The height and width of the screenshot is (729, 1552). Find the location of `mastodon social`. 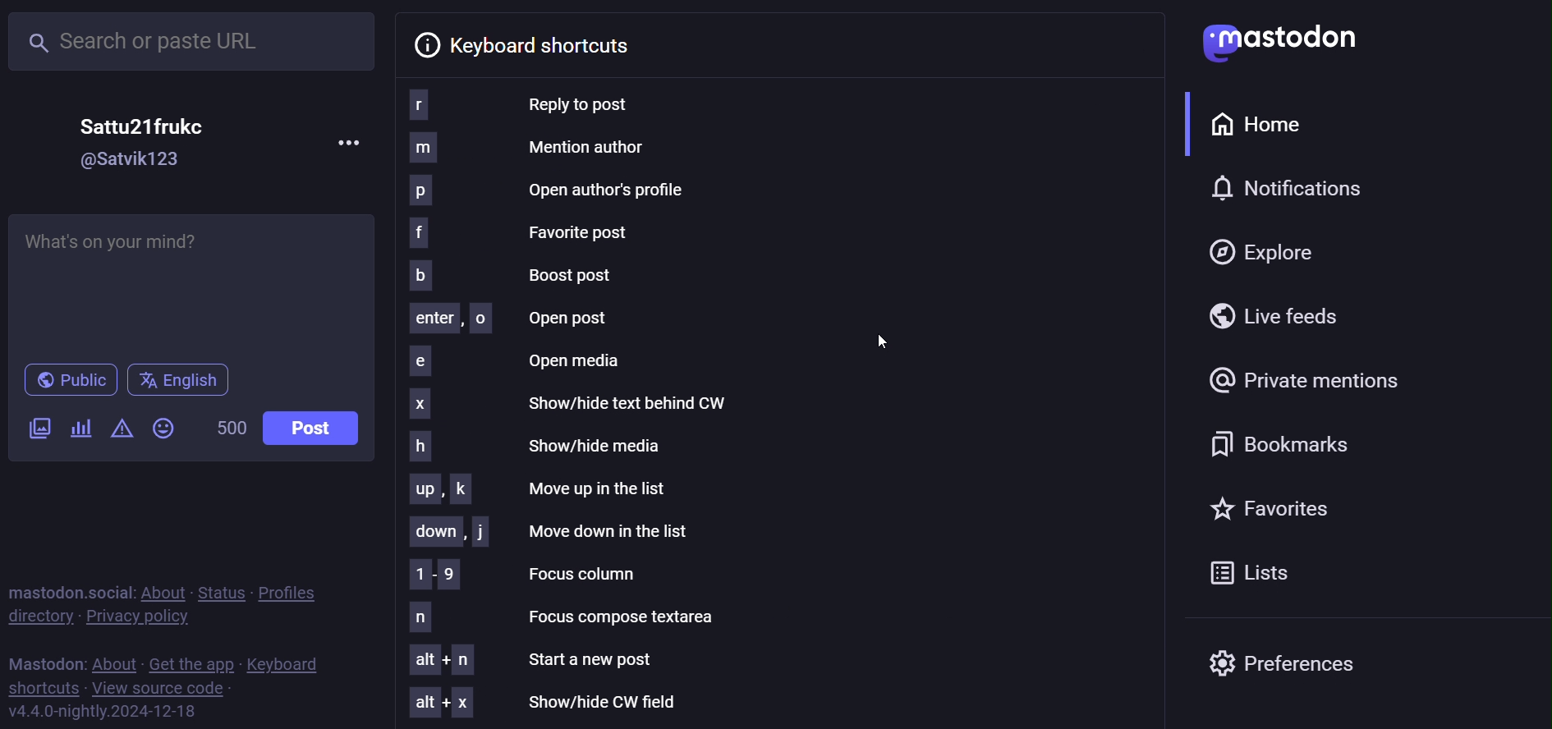

mastodon social is located at coordinates (71, 589).